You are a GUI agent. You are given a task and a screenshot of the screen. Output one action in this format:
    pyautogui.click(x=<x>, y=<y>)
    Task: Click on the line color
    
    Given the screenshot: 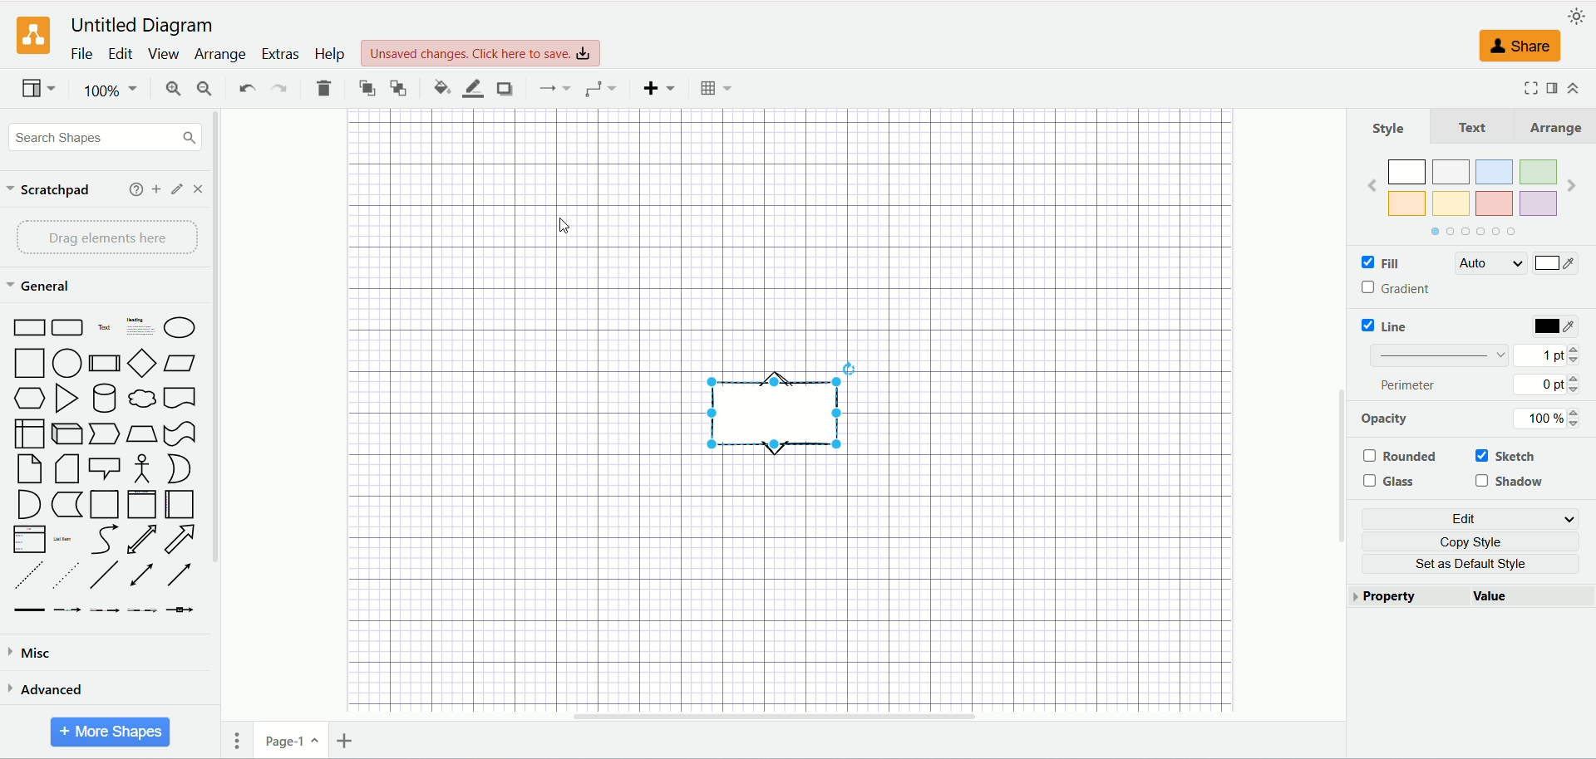 What is the action you would take?
    pyautogui.click(x=473, y=88)
    